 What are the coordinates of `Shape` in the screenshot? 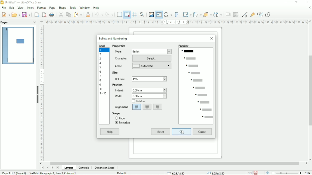 It's located at (62, 7).